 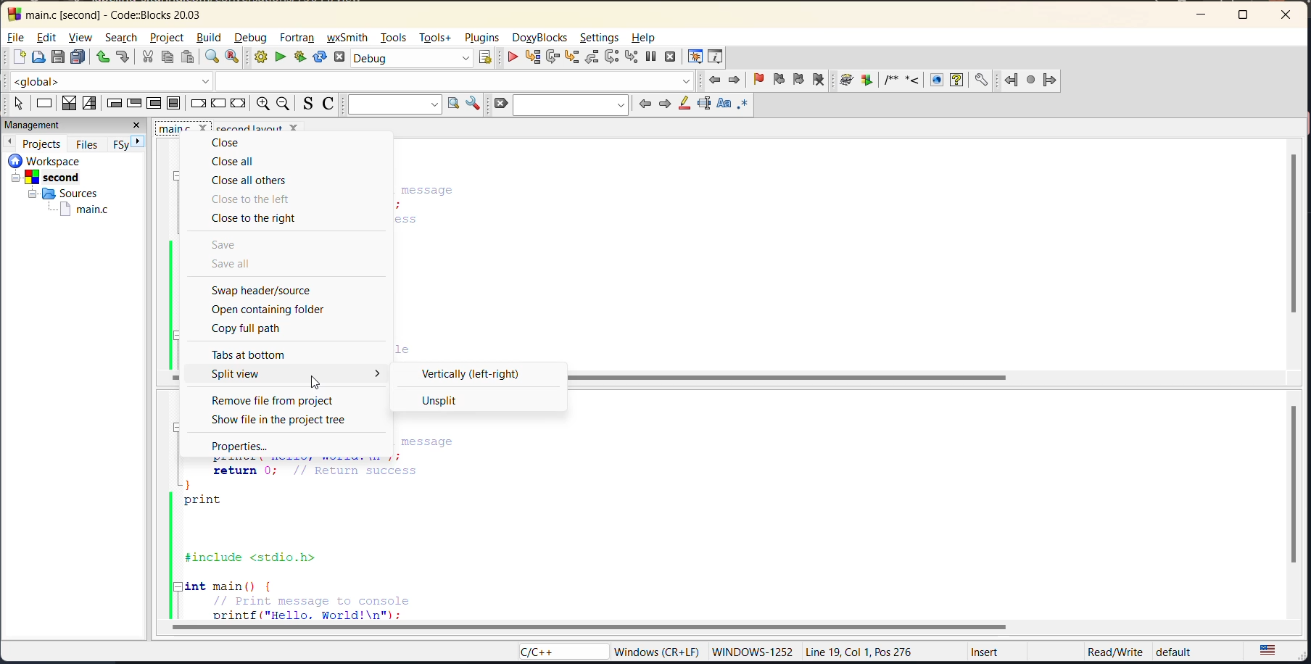 I want to click on run, so click(x=279, y=57).